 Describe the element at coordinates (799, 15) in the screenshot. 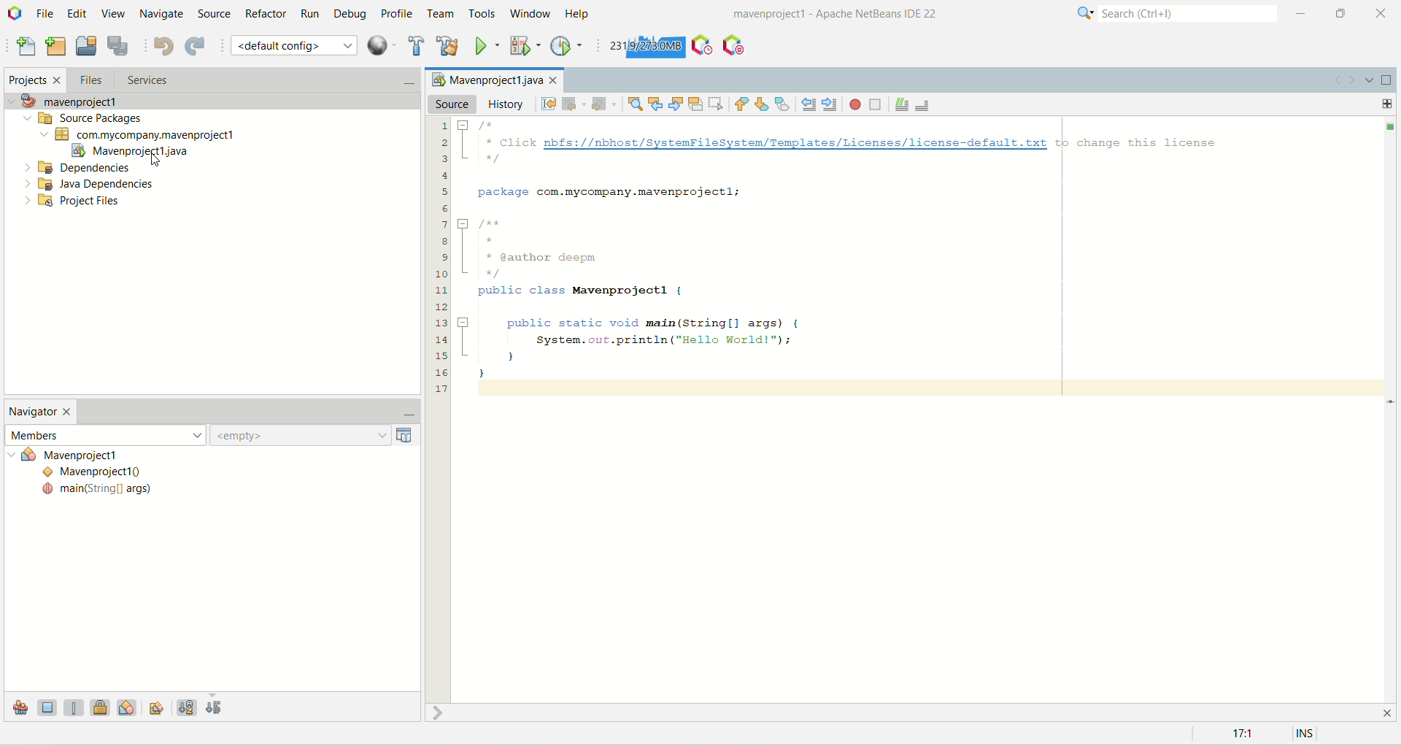

I see `mavenproject1-Apache NetBeans IDE22` at that location.